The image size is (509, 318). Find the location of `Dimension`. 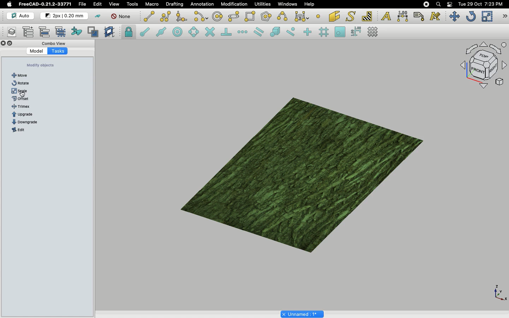

Dimension is located at coordinates (24, 129).